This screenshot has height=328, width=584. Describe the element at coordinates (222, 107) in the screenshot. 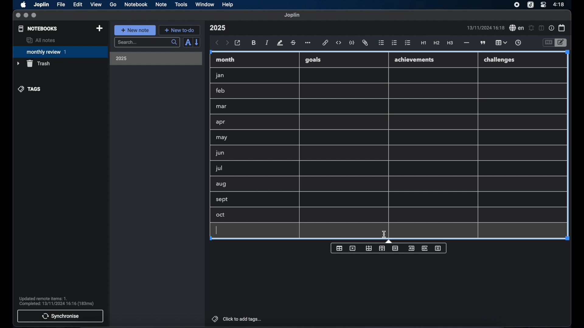

I see `mar` at that location.